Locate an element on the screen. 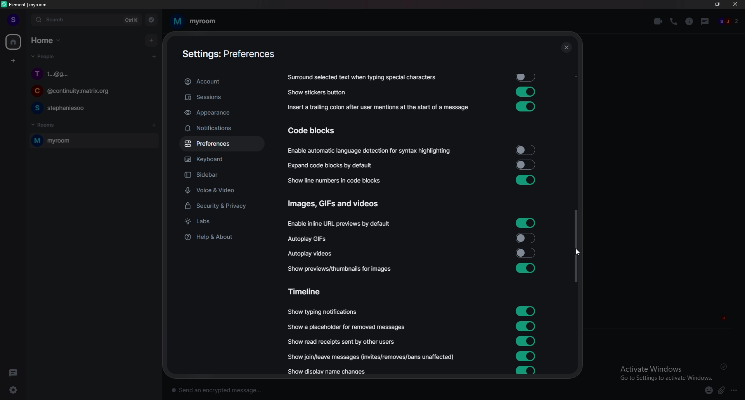 The image size is (745, 400). autoplay gifs is located at coordinates (312, 239).